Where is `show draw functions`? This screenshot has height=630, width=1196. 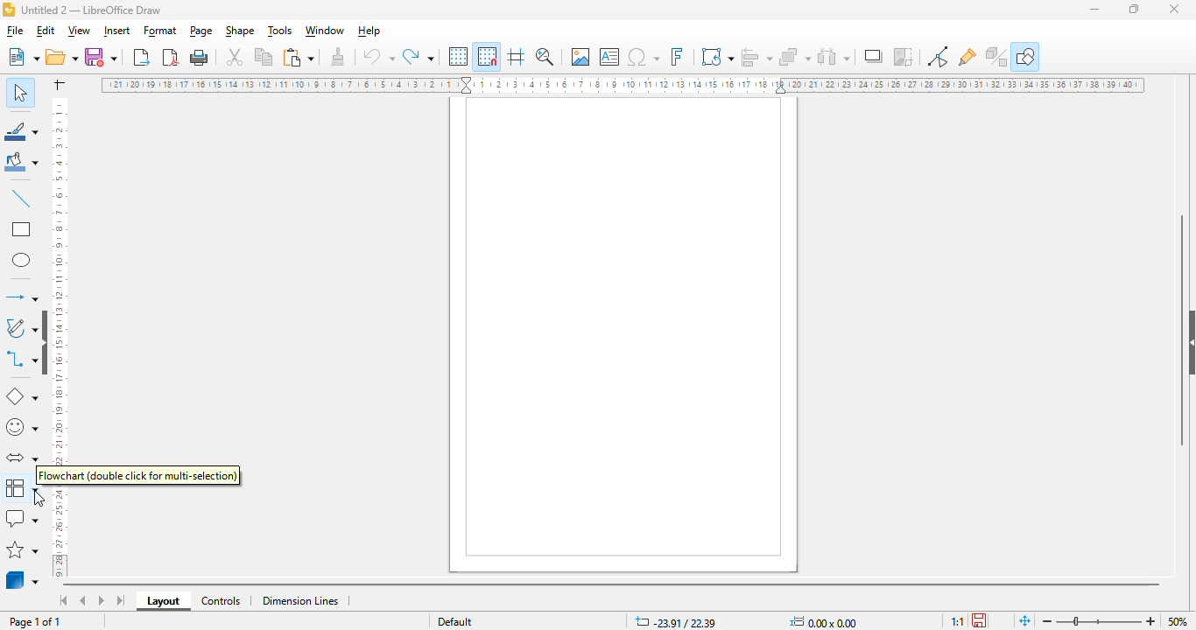
show draw functions is located at coordinates (1025, 56).